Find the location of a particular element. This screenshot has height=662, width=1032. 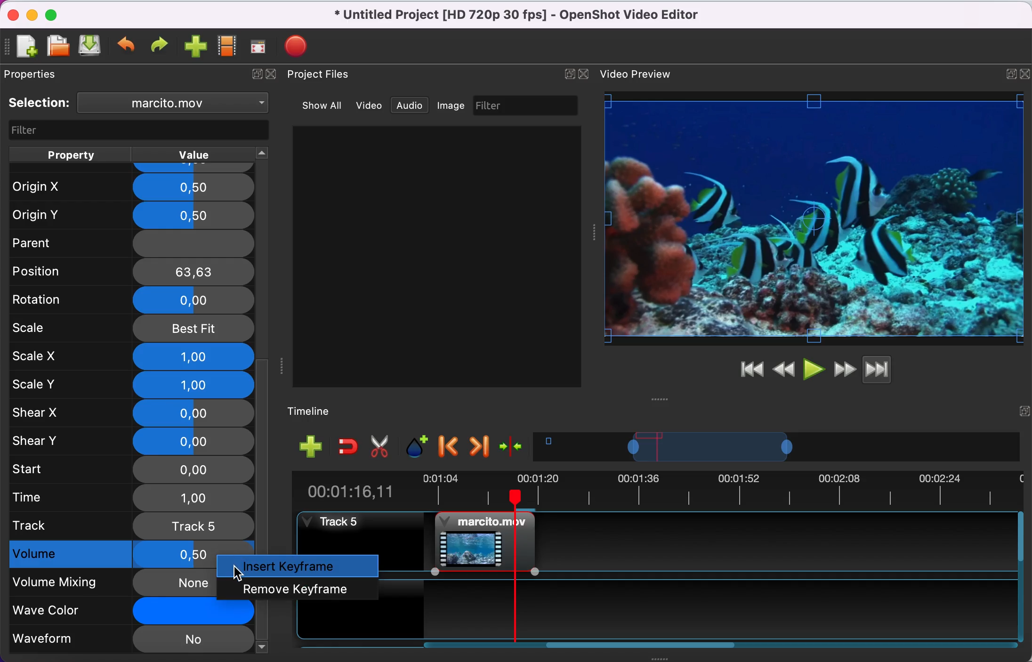

expand/hide is located at coordinates (567, 73).